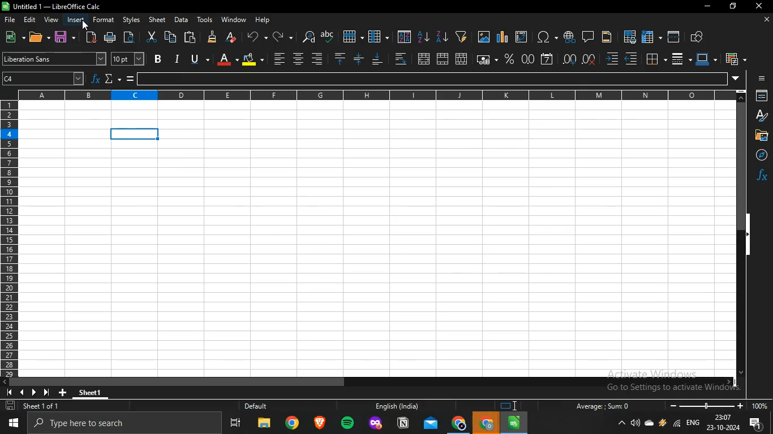  Describe the element at coordinates (763, 78) in the screenshot. I see `` at that location.